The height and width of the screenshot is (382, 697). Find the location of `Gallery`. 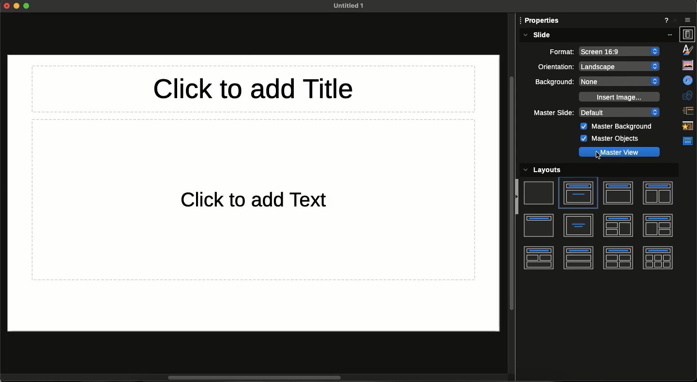

Gallery is located at coordinates (687, 66).